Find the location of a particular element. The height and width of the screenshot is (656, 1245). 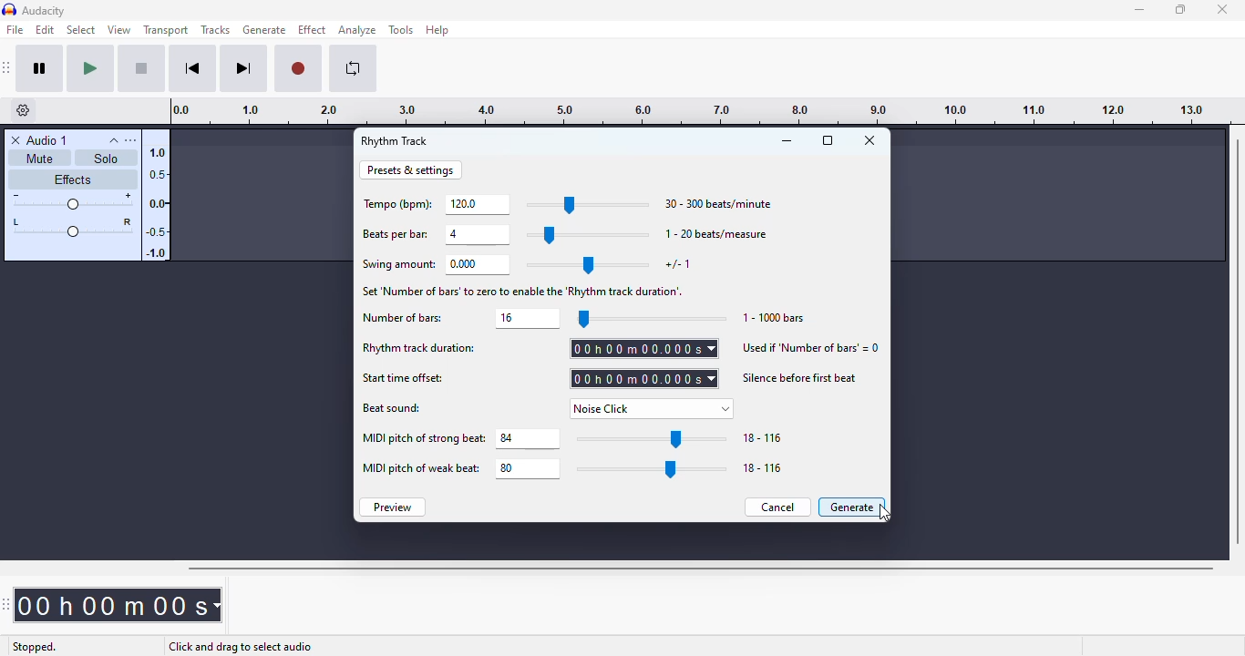

skip to end is located at coordinates (243, 69).